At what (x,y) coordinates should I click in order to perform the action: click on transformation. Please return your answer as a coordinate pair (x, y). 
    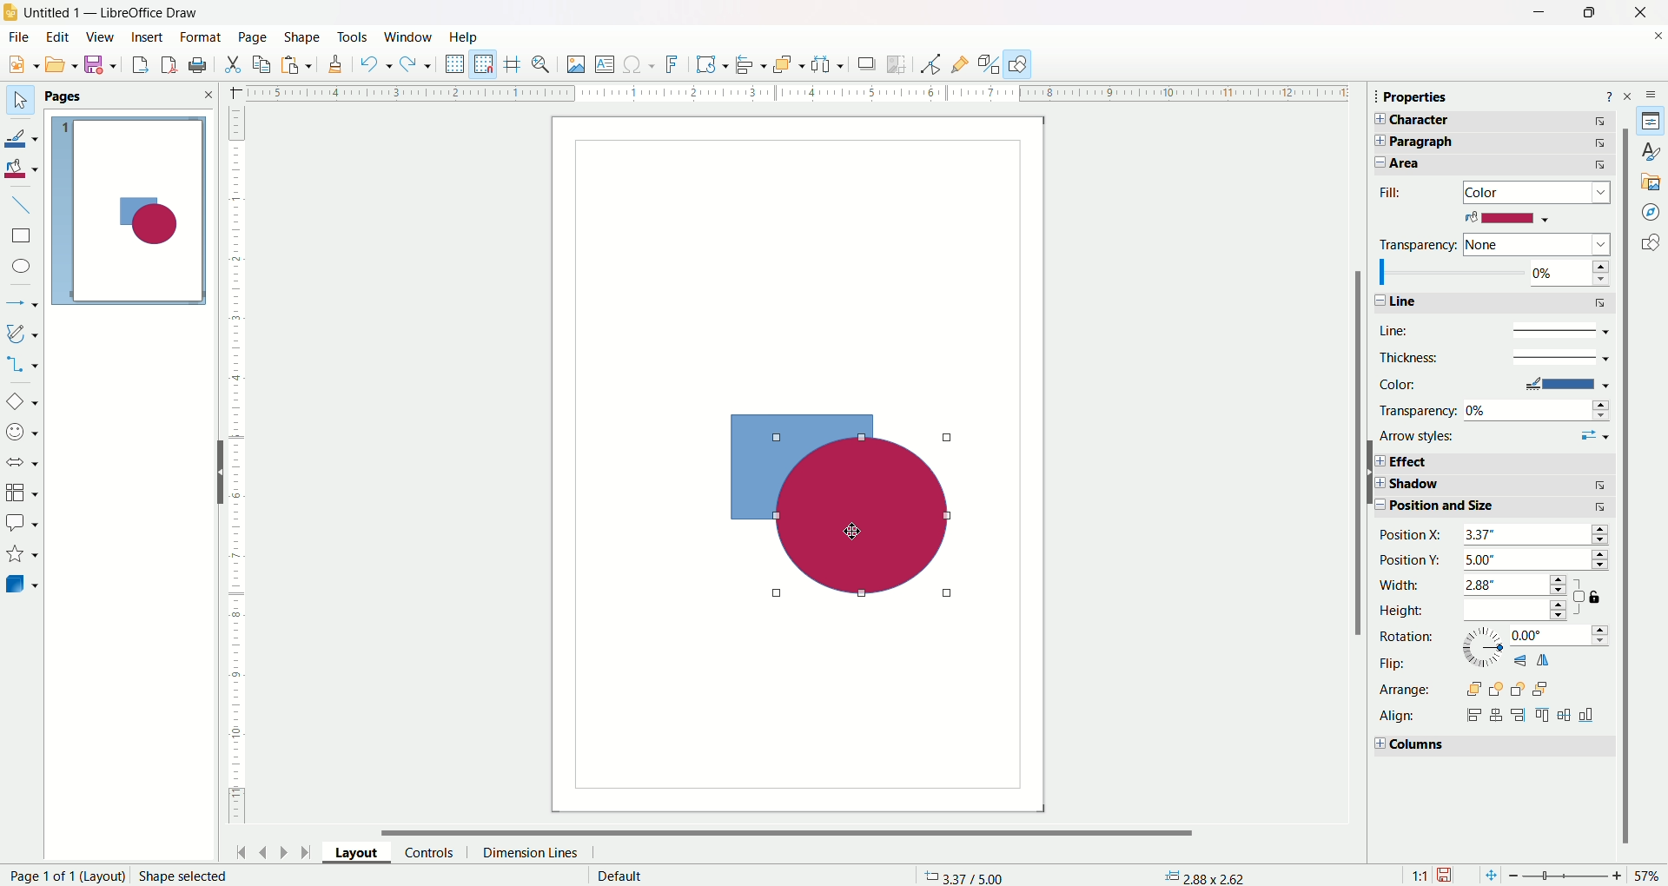
    Looking at the image, I should click on (713, 63).